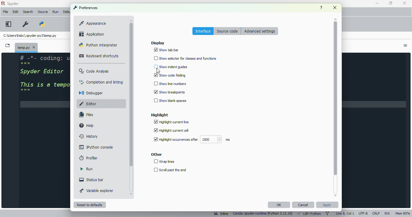 The width and height of the screenshot is (412, 217). Describe the element at coordinates (130, 95) in the screenshot. I see `scrollbar` at that location.